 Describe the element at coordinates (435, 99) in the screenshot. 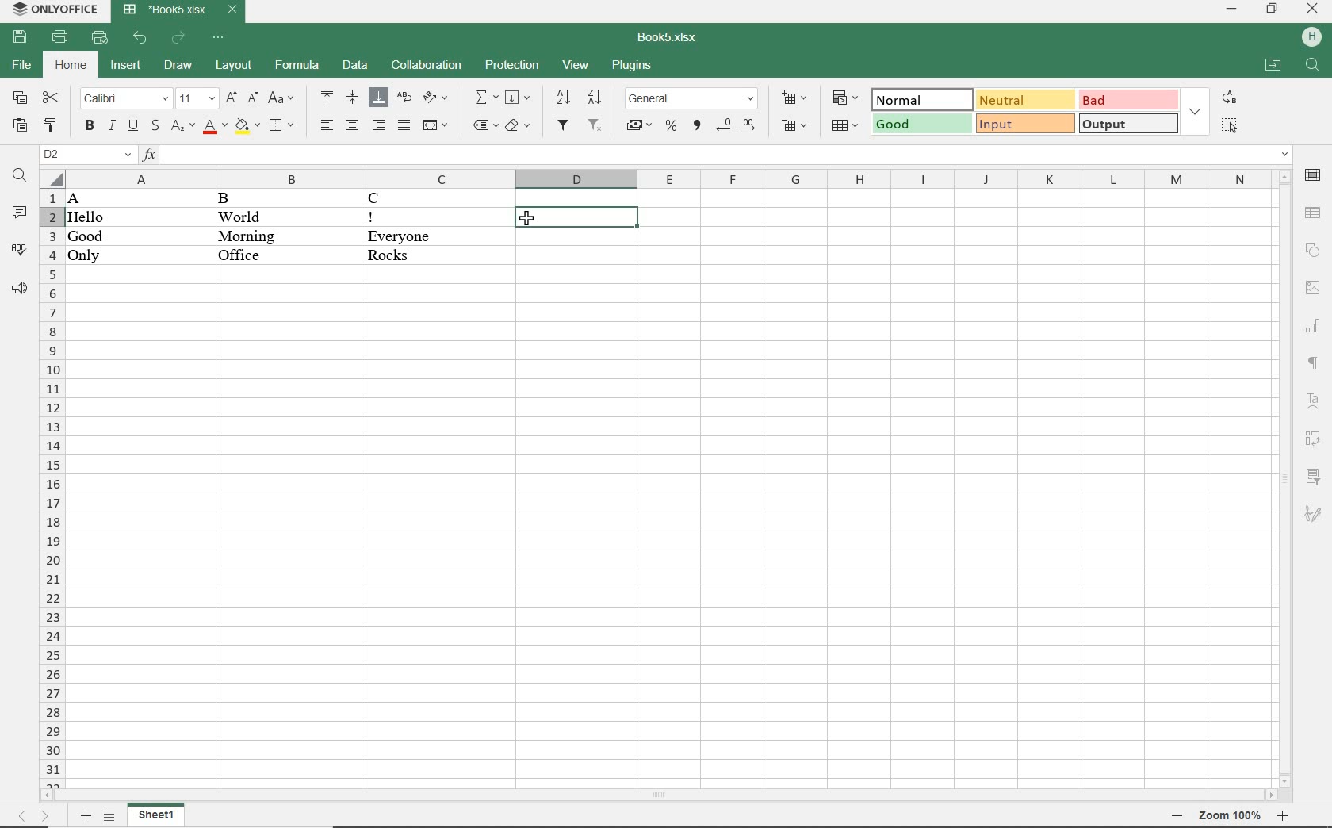

I see `orientation` at that location.